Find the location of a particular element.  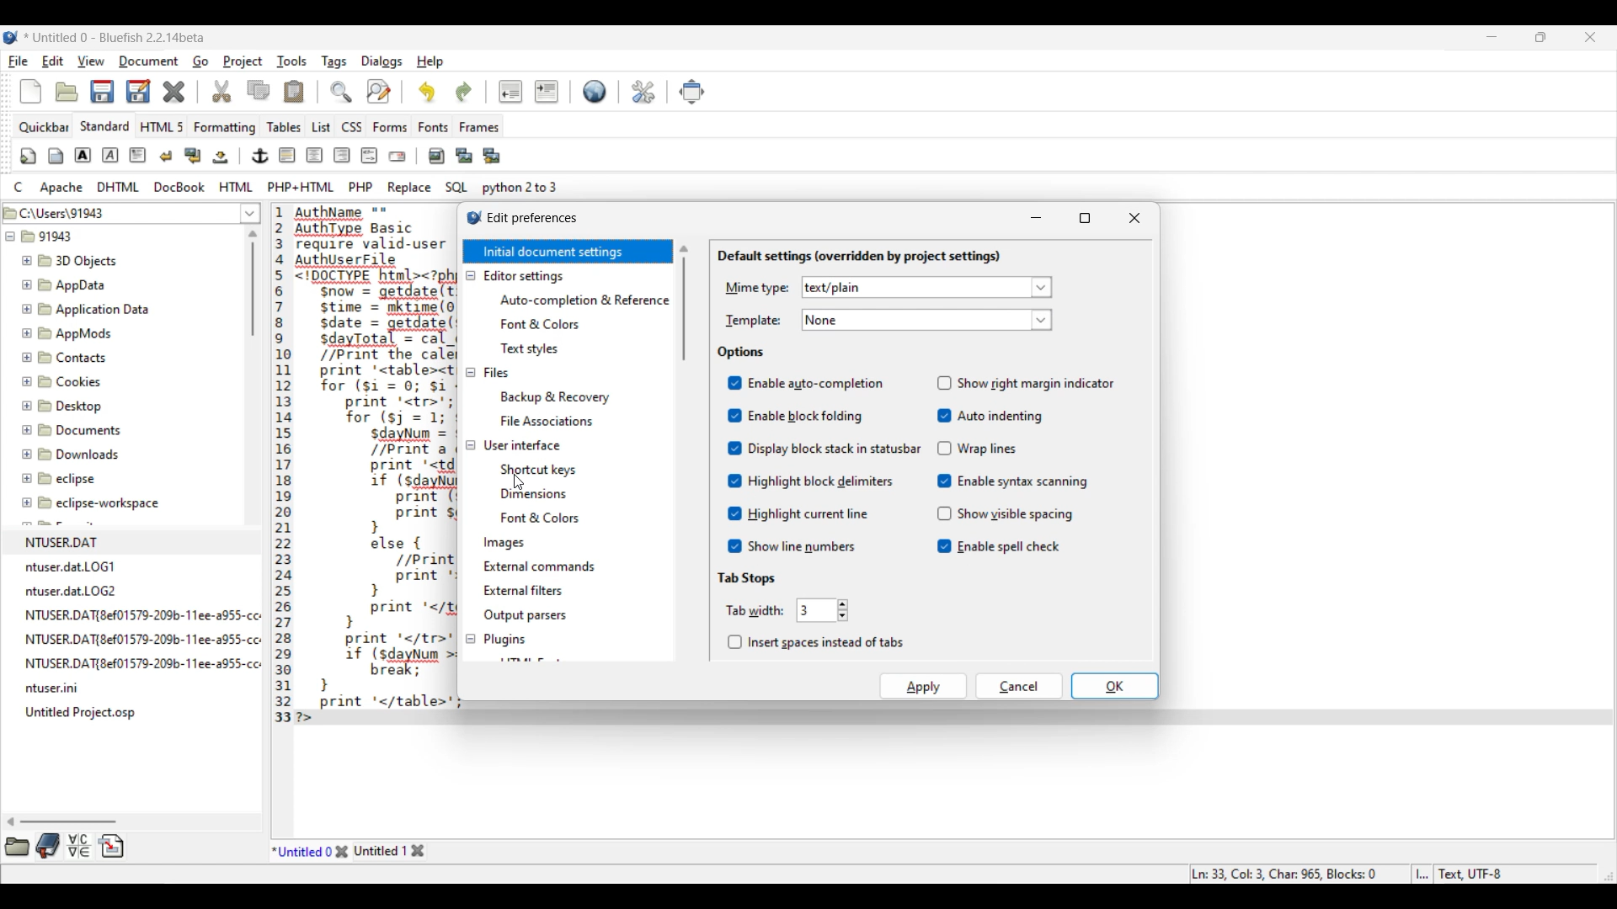

Indicates Mime type setting is located at coordinates (757, 289).